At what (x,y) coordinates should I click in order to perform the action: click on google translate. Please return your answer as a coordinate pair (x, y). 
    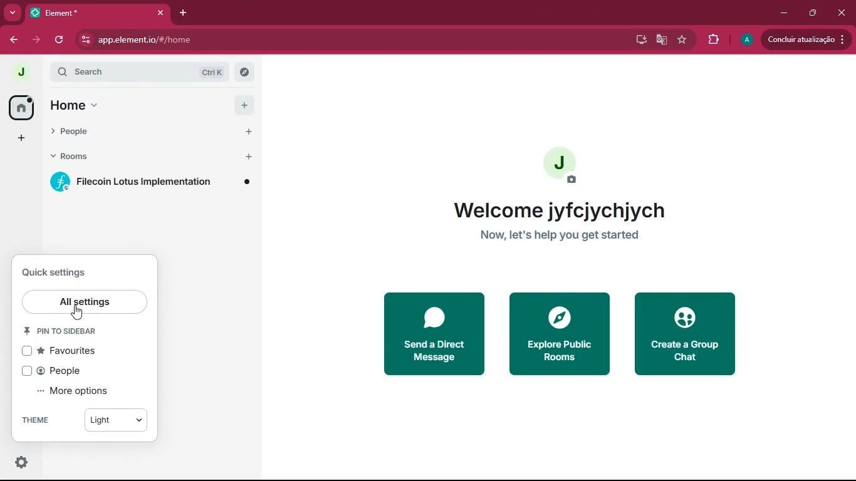
    Looking at the image, I should click on (662, 41).